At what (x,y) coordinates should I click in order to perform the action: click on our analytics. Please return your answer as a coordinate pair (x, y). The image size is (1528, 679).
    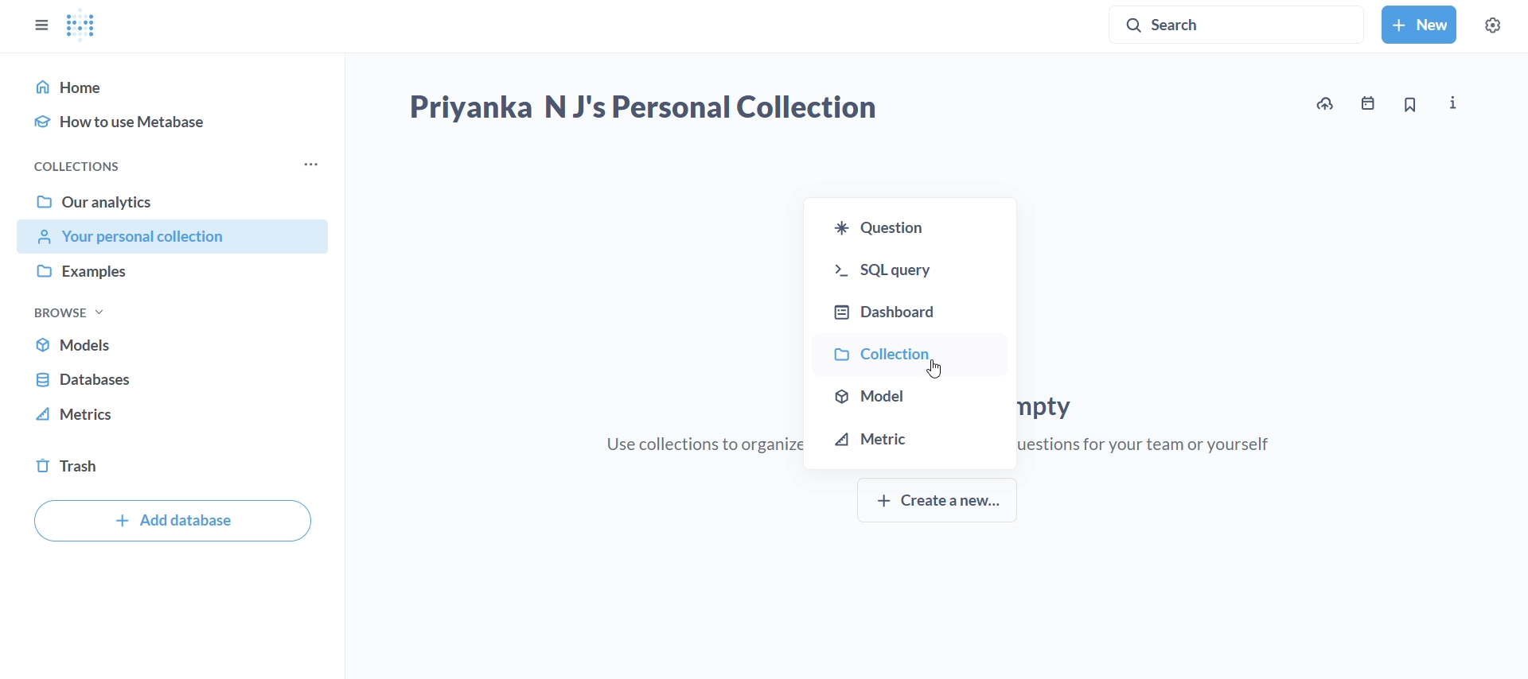
    Looking at the image, I should click on (173, 201).